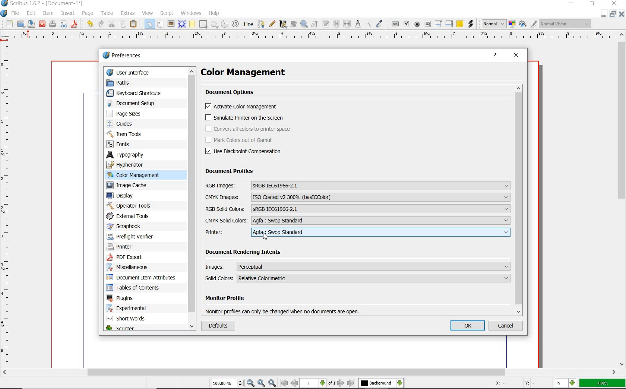 The width and height of the screenshot is (626, 389). I want to click on zoom in/zoom to/zoom out, so click(245, 383).